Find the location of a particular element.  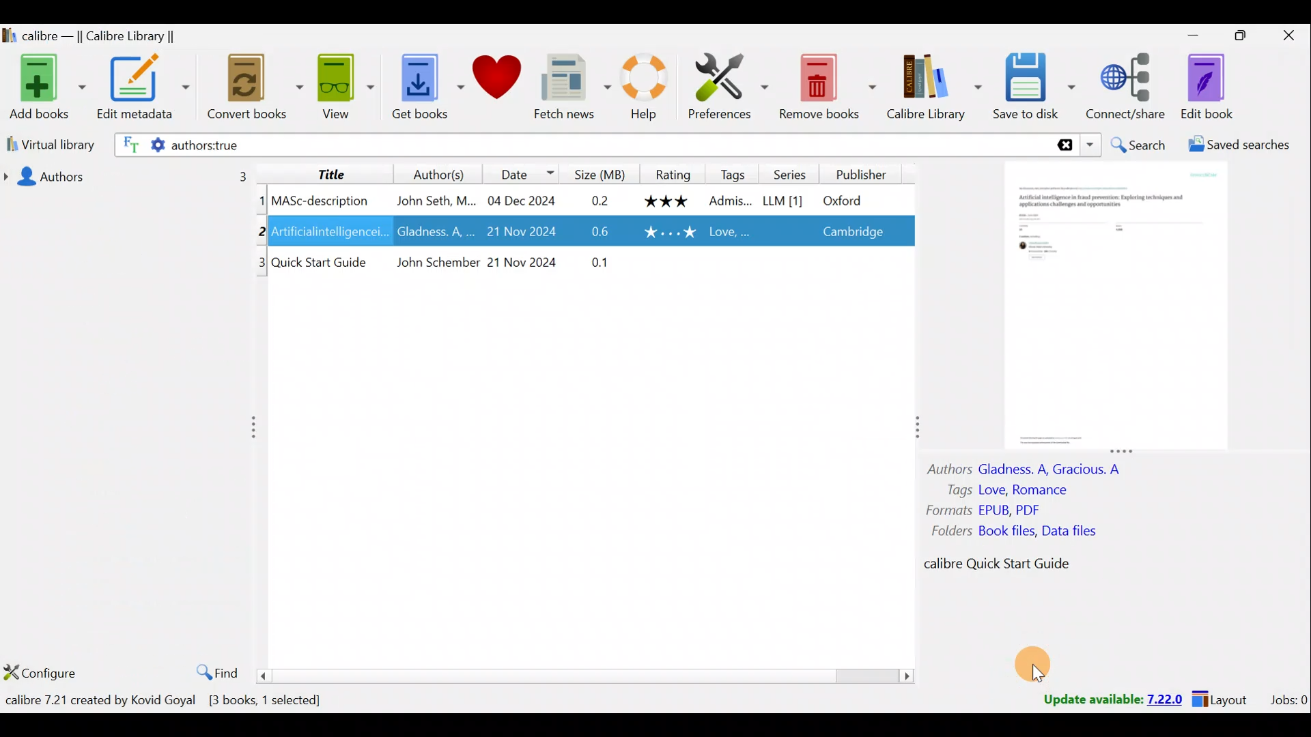

Cursor is located at coordinates (1037, 675).